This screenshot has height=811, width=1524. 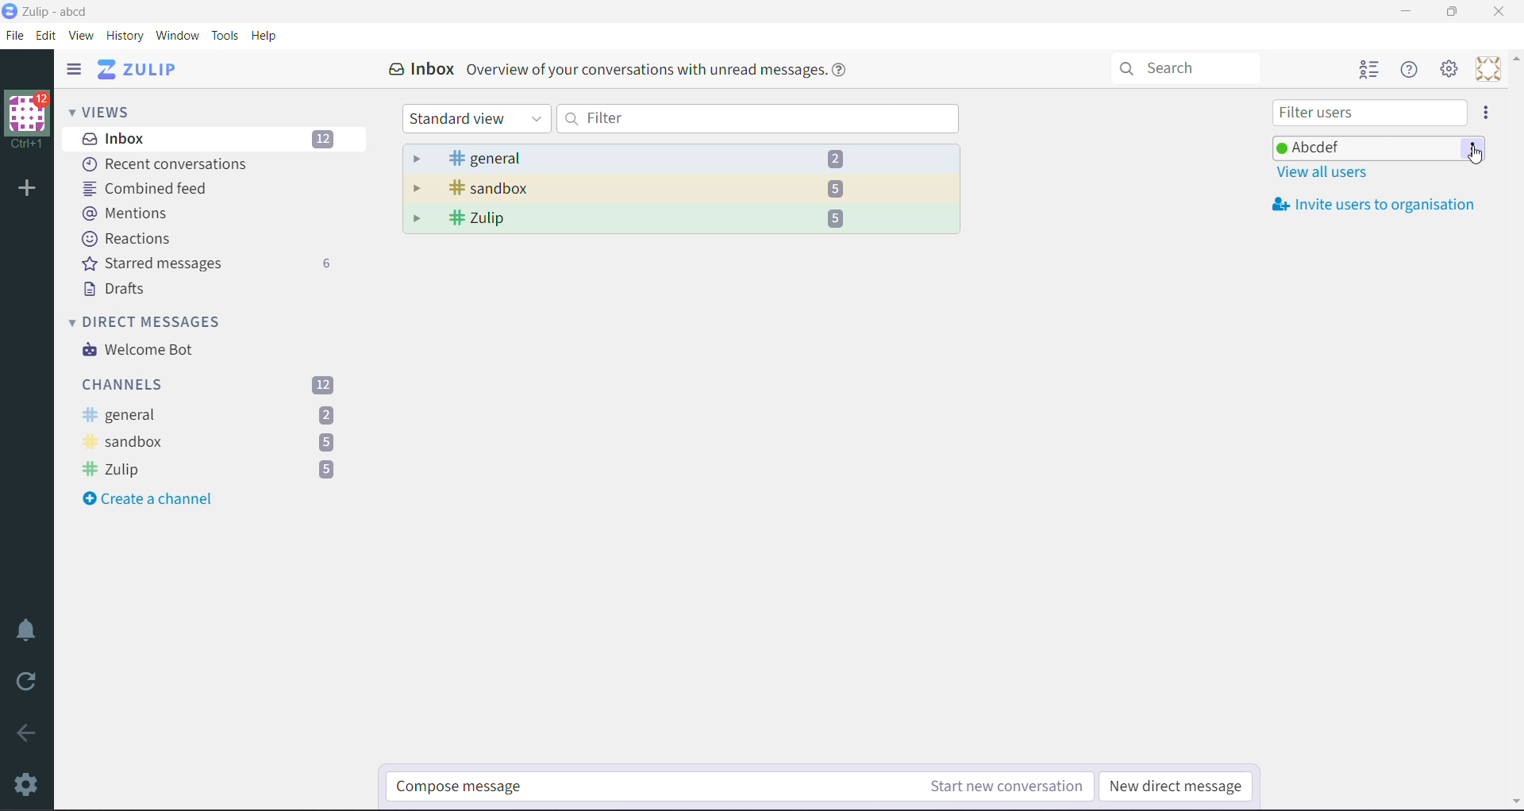 I want to click on Combined feed, so click(x=151, y=188).